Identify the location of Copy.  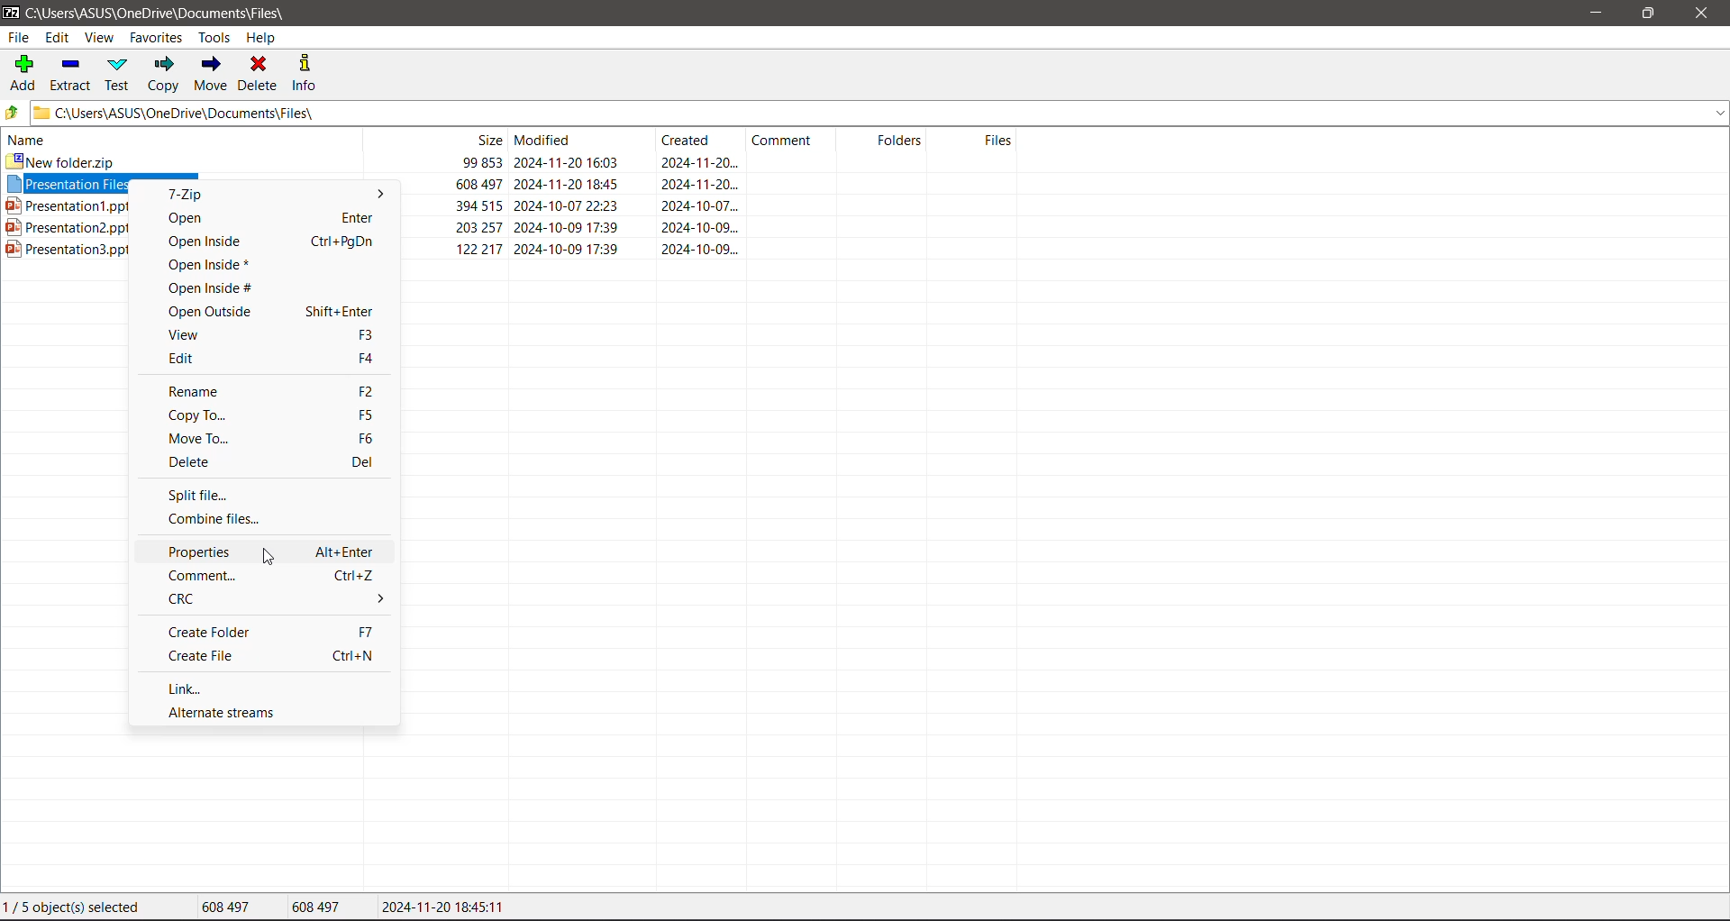
(164, 74).